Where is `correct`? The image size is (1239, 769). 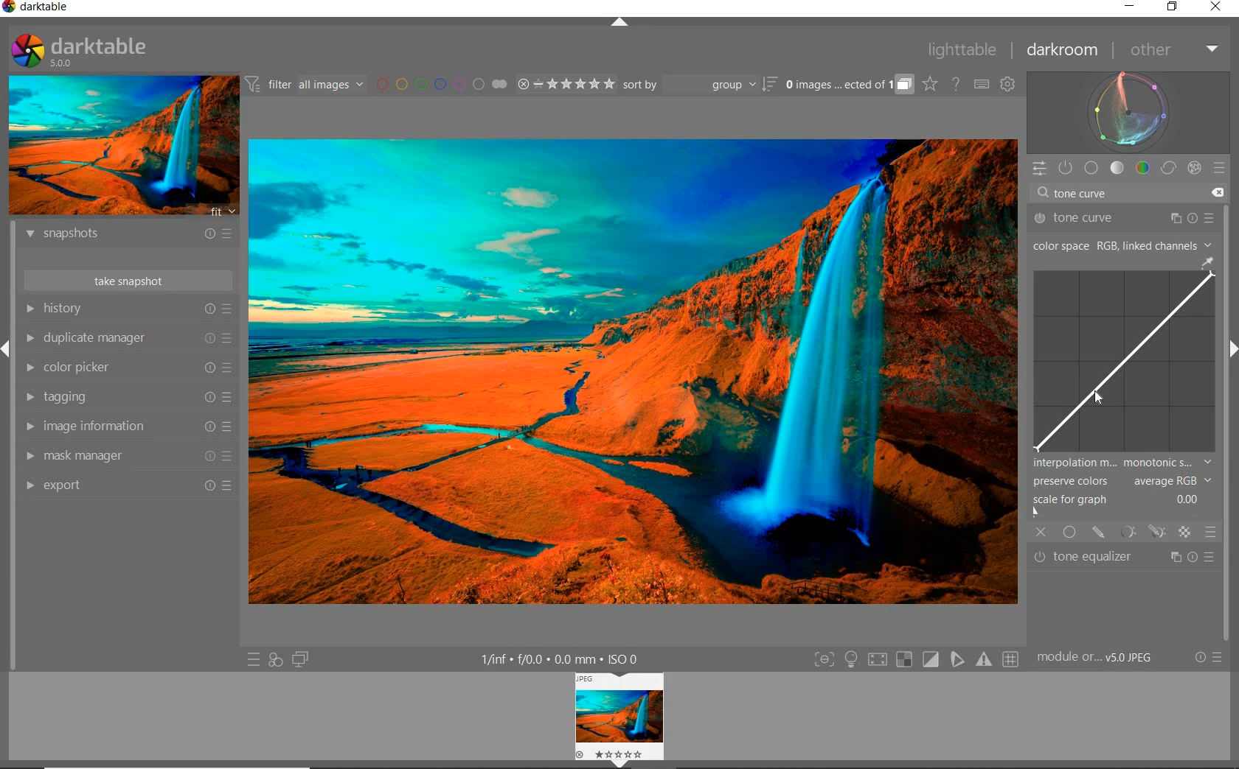 correct is located at coordinates (1167, 167).